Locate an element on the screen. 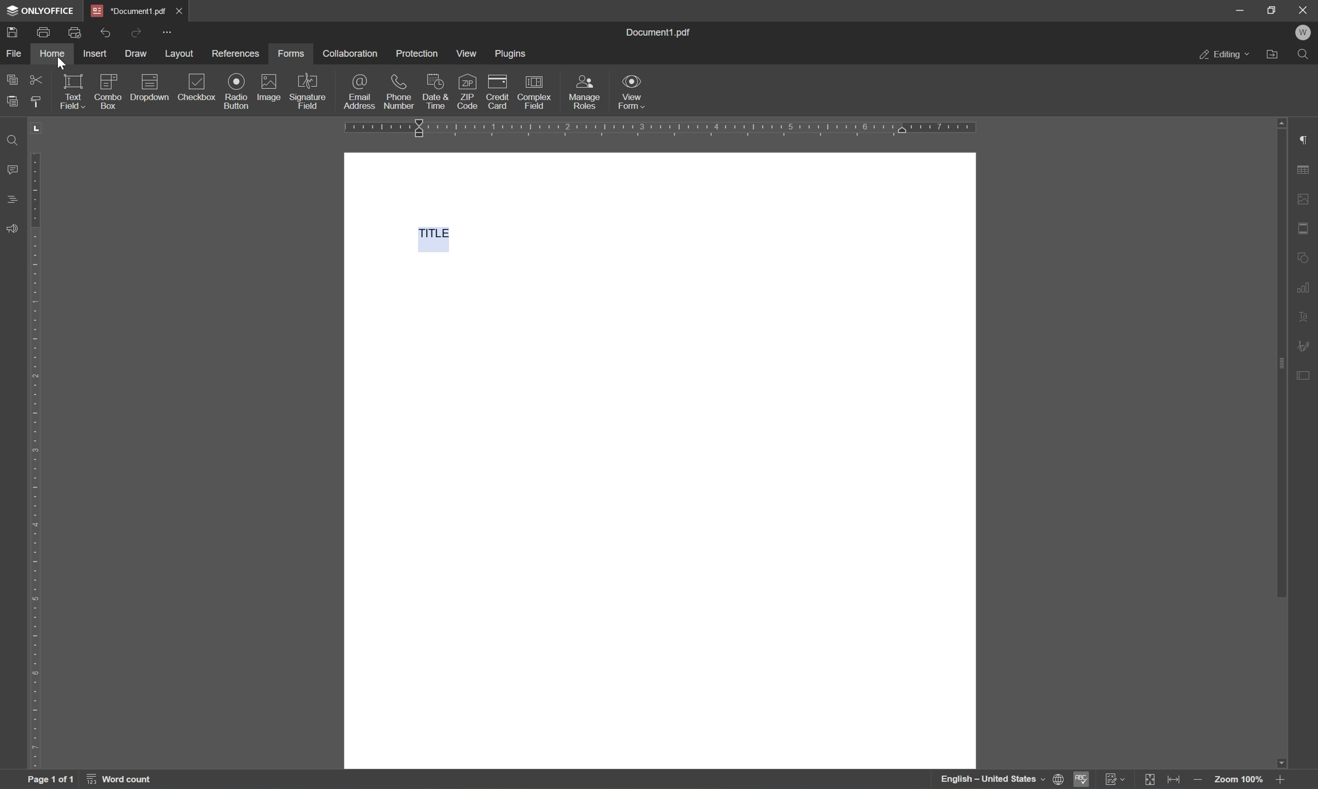  comments is located at coordinates (12, 199).